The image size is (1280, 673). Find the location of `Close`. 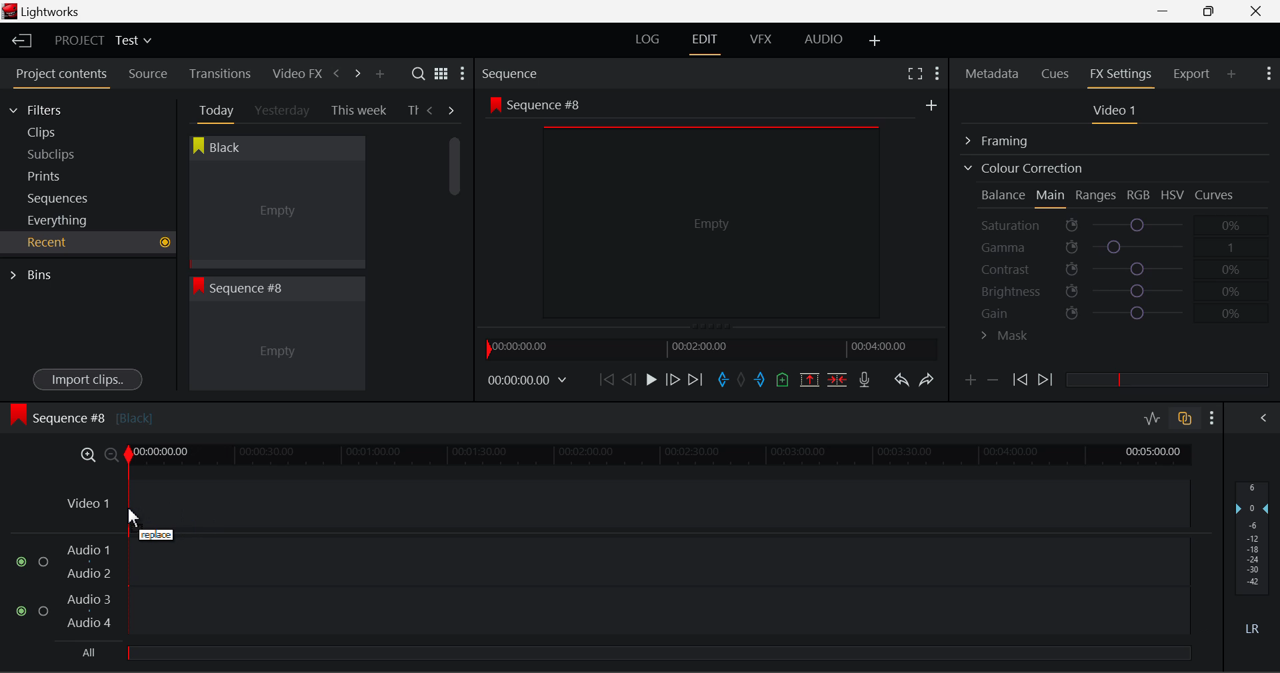

Close is located at coordinates (1259, 11).